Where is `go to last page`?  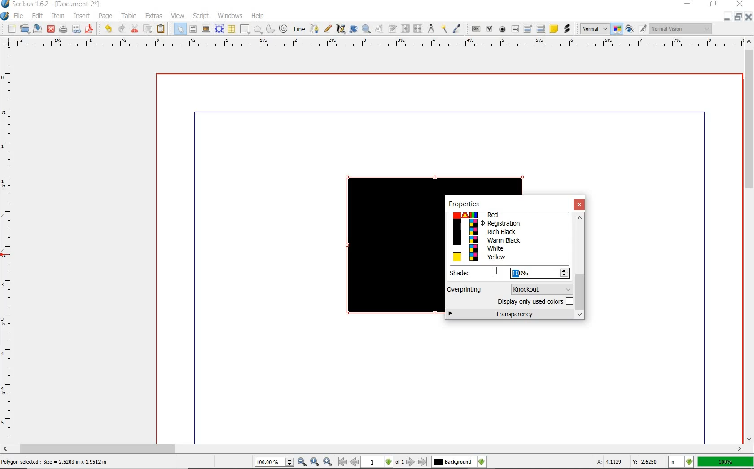
go to last page is located at coordinates (423, 461).